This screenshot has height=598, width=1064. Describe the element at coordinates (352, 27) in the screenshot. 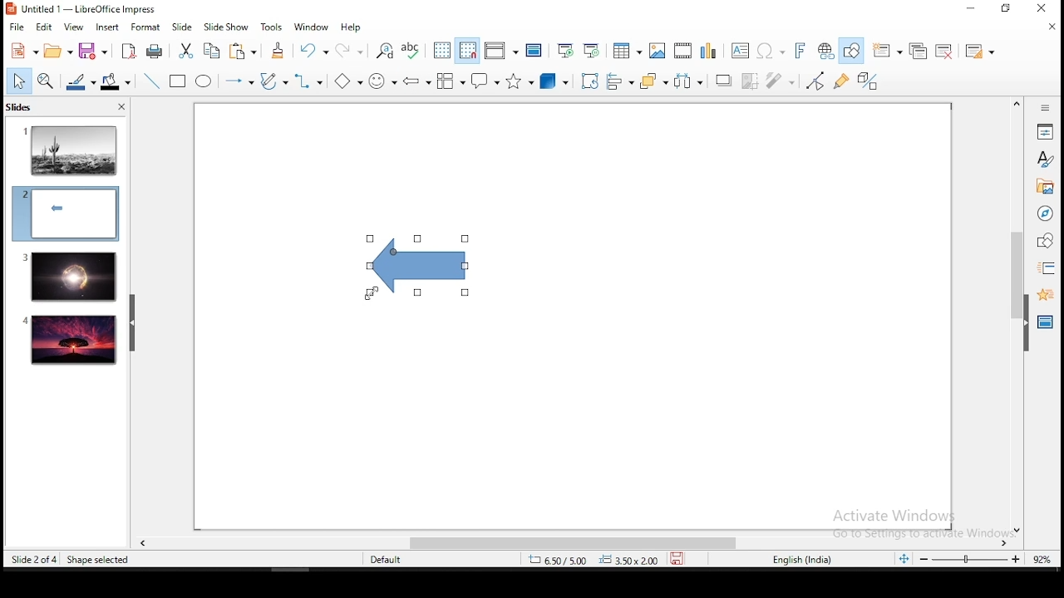

I see `help` at that location.